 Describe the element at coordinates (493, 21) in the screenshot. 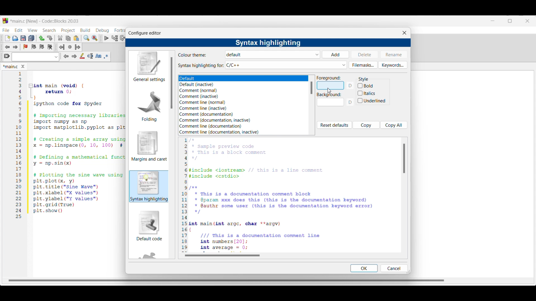

I see `Minimize ` at that location.